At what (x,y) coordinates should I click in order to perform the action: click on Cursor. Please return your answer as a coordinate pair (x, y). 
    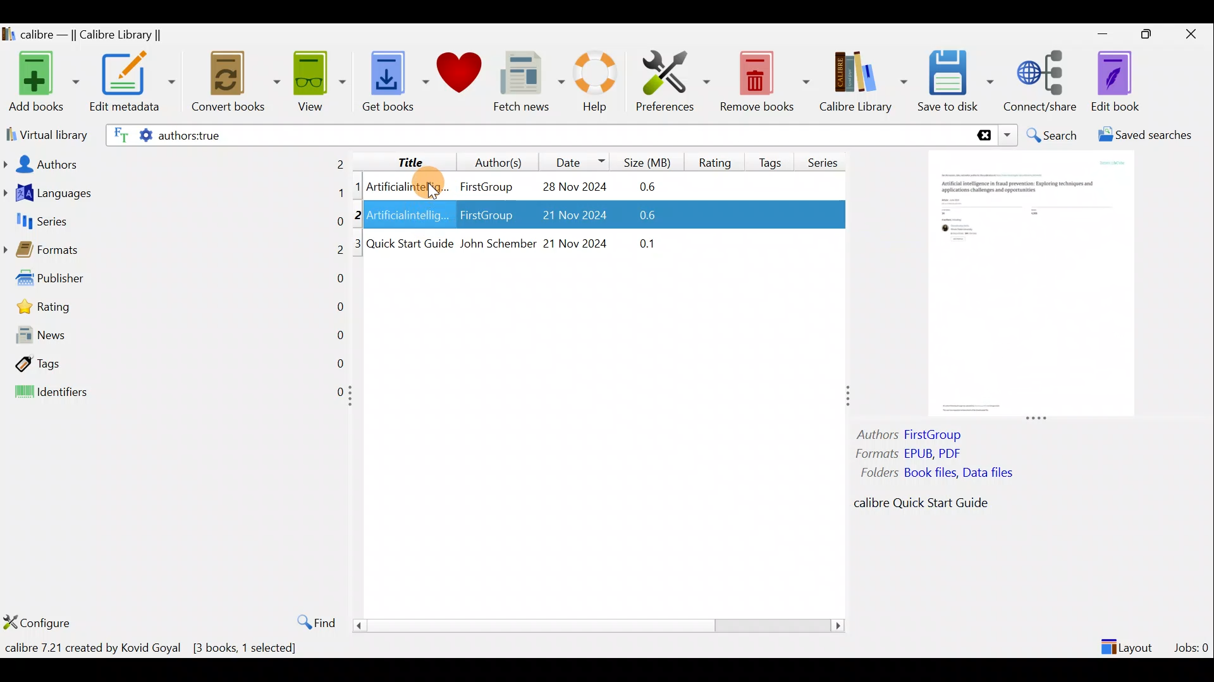
    Looking at the image, I should click on (424, 184).